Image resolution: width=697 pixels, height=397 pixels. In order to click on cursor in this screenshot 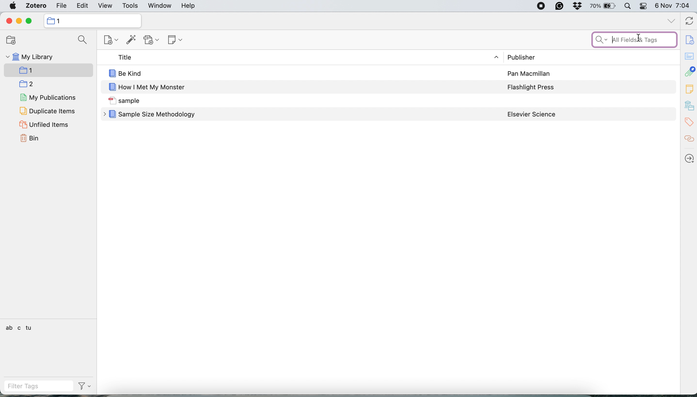, I will do `click(641, 37)`.